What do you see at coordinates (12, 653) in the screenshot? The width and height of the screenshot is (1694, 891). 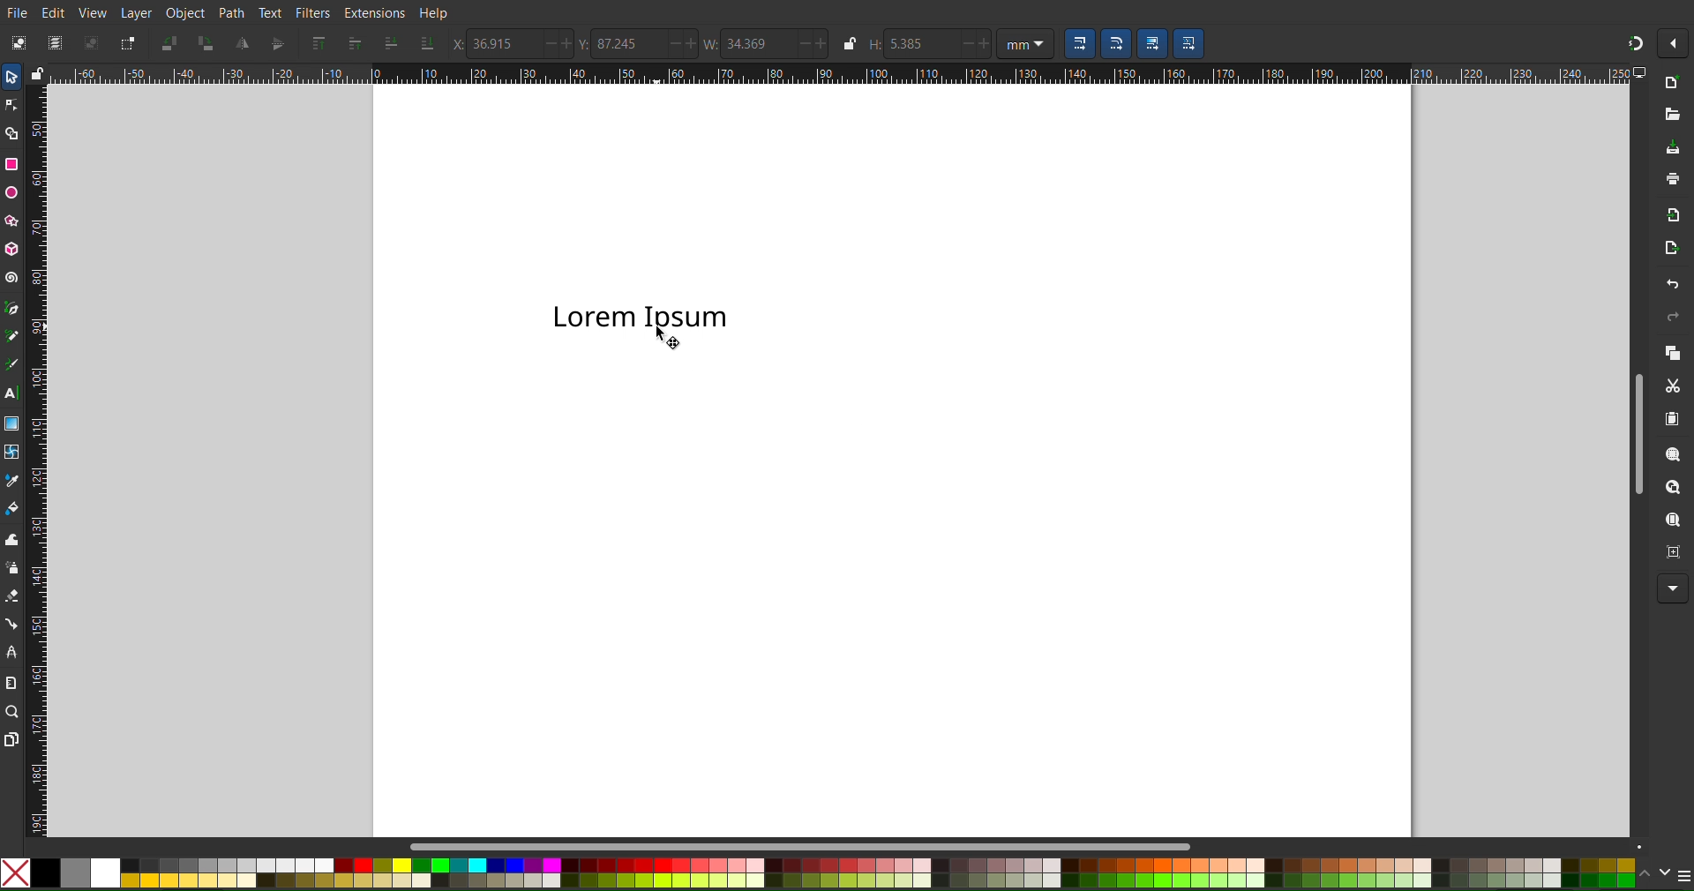 I see `LPE Tool` at bounding box center [12, 653].